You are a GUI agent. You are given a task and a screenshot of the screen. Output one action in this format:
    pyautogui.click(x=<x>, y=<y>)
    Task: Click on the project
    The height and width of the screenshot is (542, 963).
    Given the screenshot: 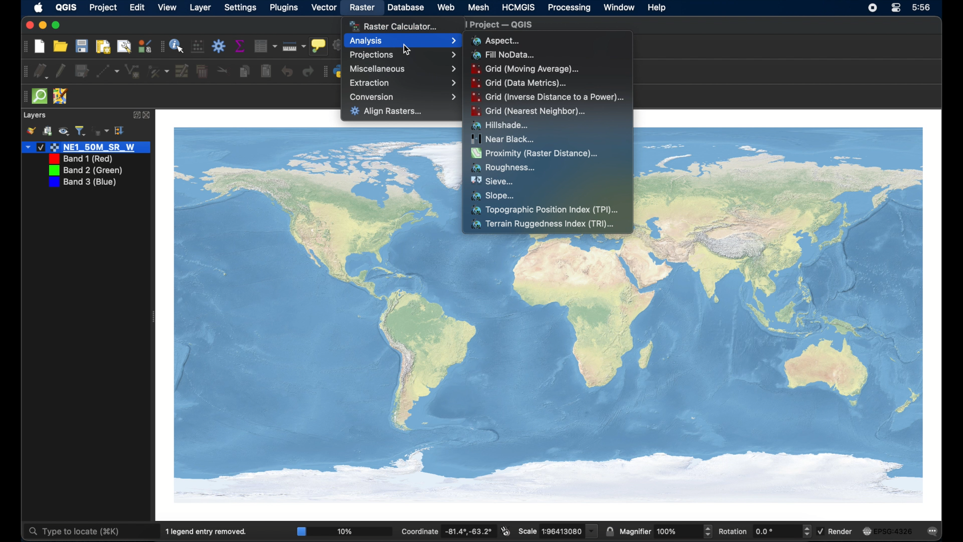 What is the action you would take?
    pyautogui.click(x=103, y=8)
    